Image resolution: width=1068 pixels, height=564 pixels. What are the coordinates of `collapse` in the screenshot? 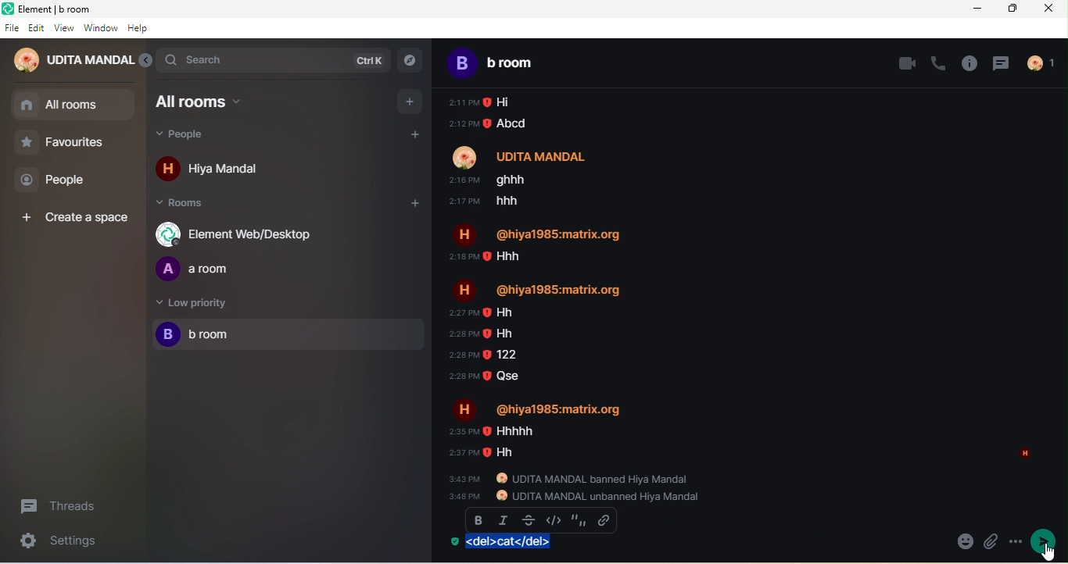 It's located at (146, 62).